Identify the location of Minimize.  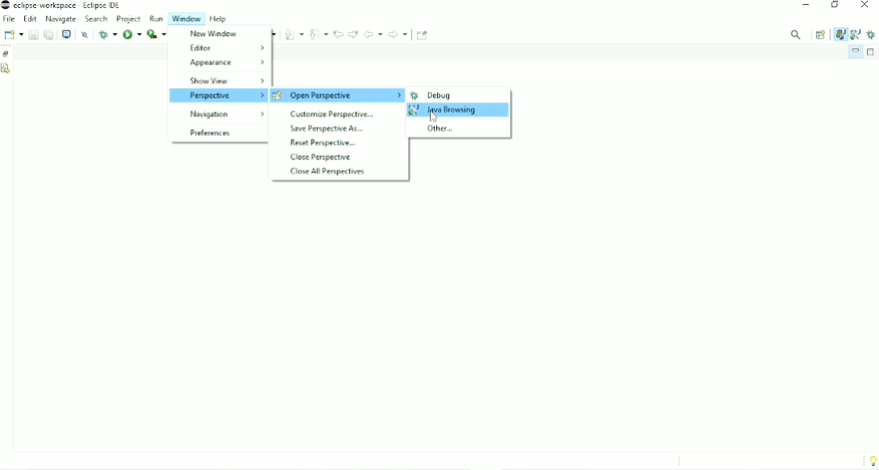
(806, 6).